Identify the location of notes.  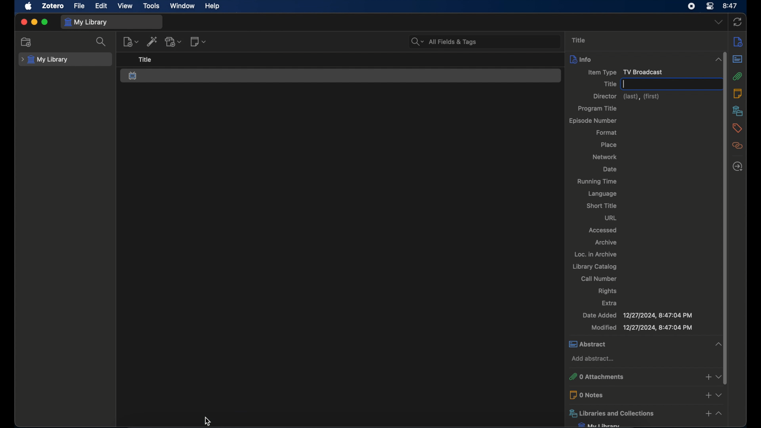
(737, 93).